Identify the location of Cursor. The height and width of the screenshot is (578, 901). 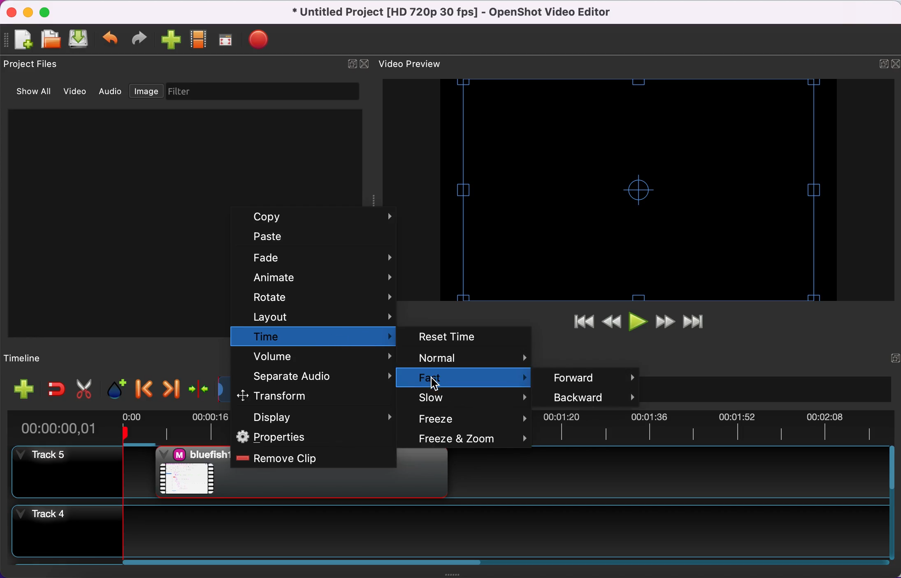
(434, 384).